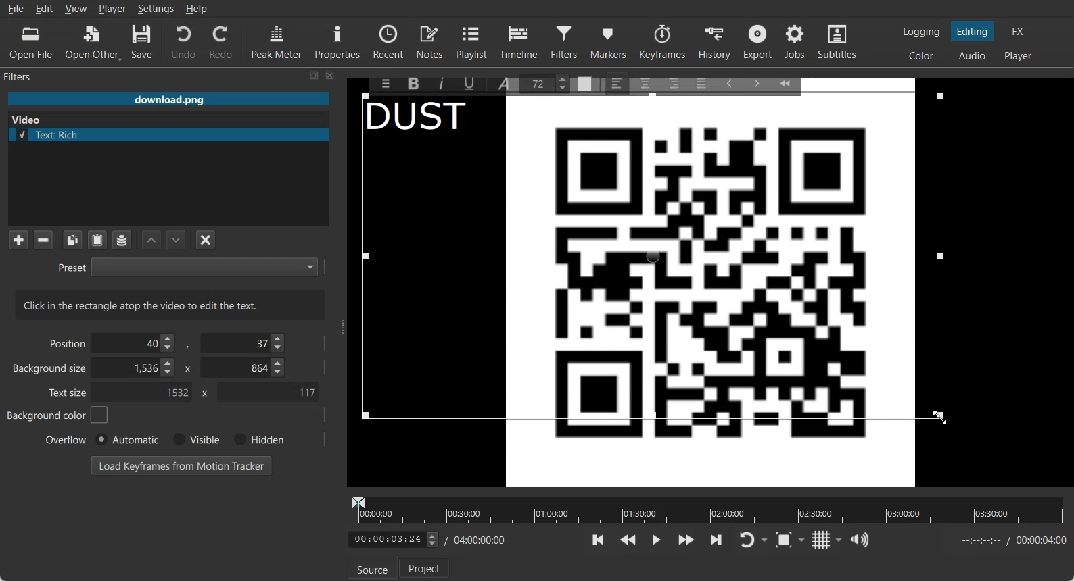 The height and width of the screenshot is (581, 1074). What do you see at coordinates (477, 540) in the screenshot?
I see `Timing ` at bounding box center [477, 540].